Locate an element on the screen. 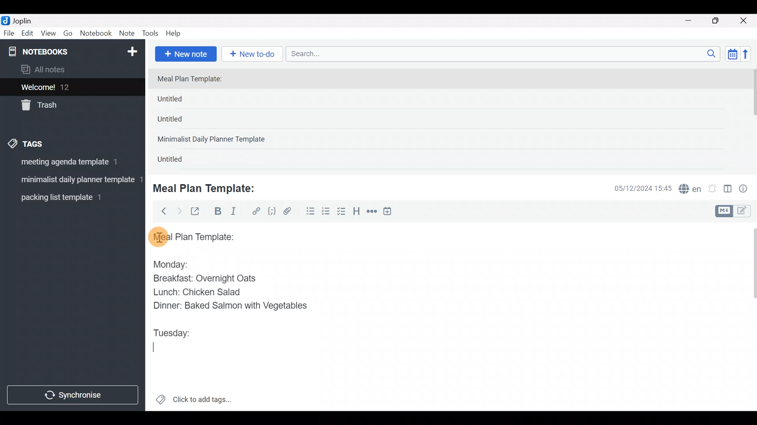 The height and width of the screenshot is (425, 757). Code is located at coordinates (271, 211).